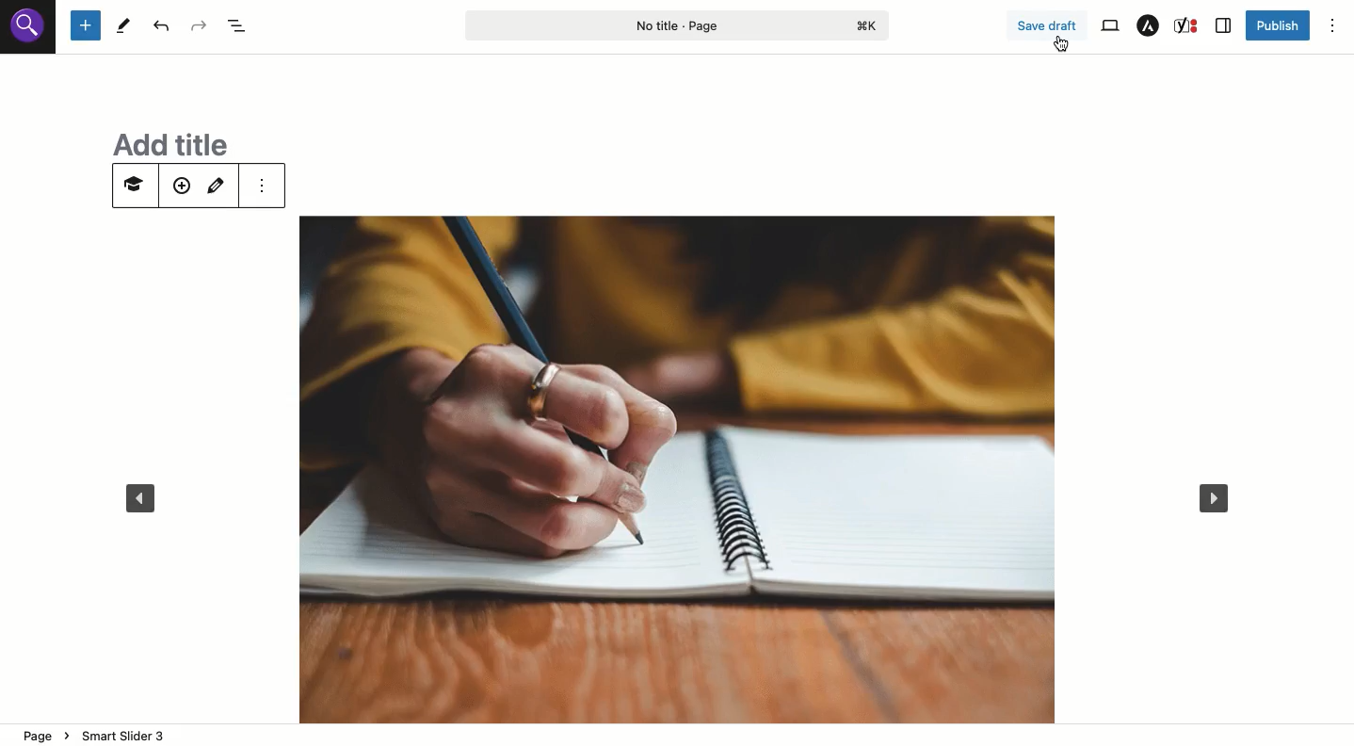 The height and width of the screenshot is (746, 1354). What do you see at coordinates (1278, 27) in the screenshot?
I see `Publish` at bounding box center [1278, 27].